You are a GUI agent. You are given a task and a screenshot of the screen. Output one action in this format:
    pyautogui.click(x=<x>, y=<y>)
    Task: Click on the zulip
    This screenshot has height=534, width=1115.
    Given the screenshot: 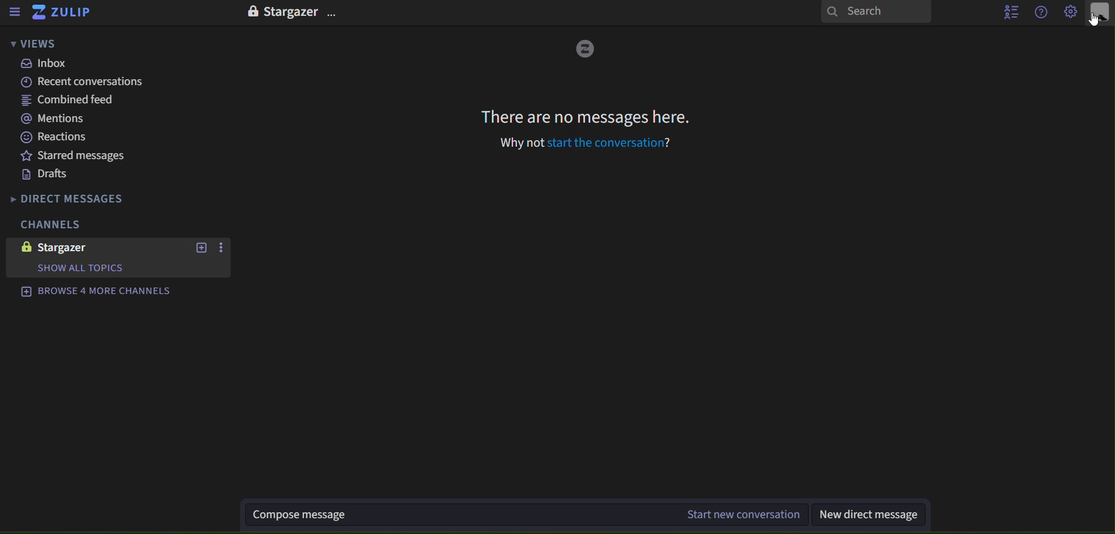 What is the action you would take?
    pyautogui.click(x=66, y=15)
    